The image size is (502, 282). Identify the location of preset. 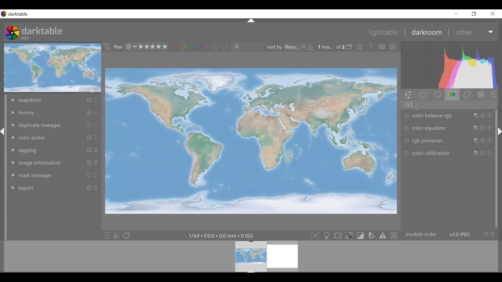
(493, 94).